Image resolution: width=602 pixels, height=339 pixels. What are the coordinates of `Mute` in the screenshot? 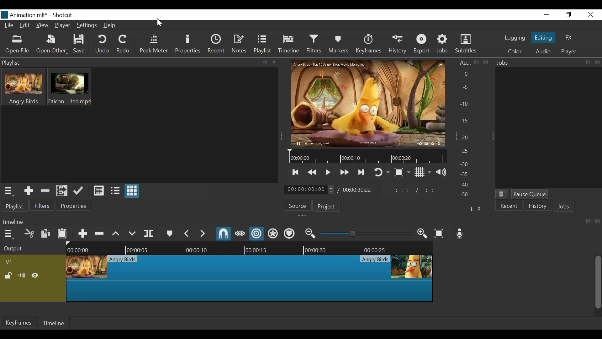 It's located at (22, 276).